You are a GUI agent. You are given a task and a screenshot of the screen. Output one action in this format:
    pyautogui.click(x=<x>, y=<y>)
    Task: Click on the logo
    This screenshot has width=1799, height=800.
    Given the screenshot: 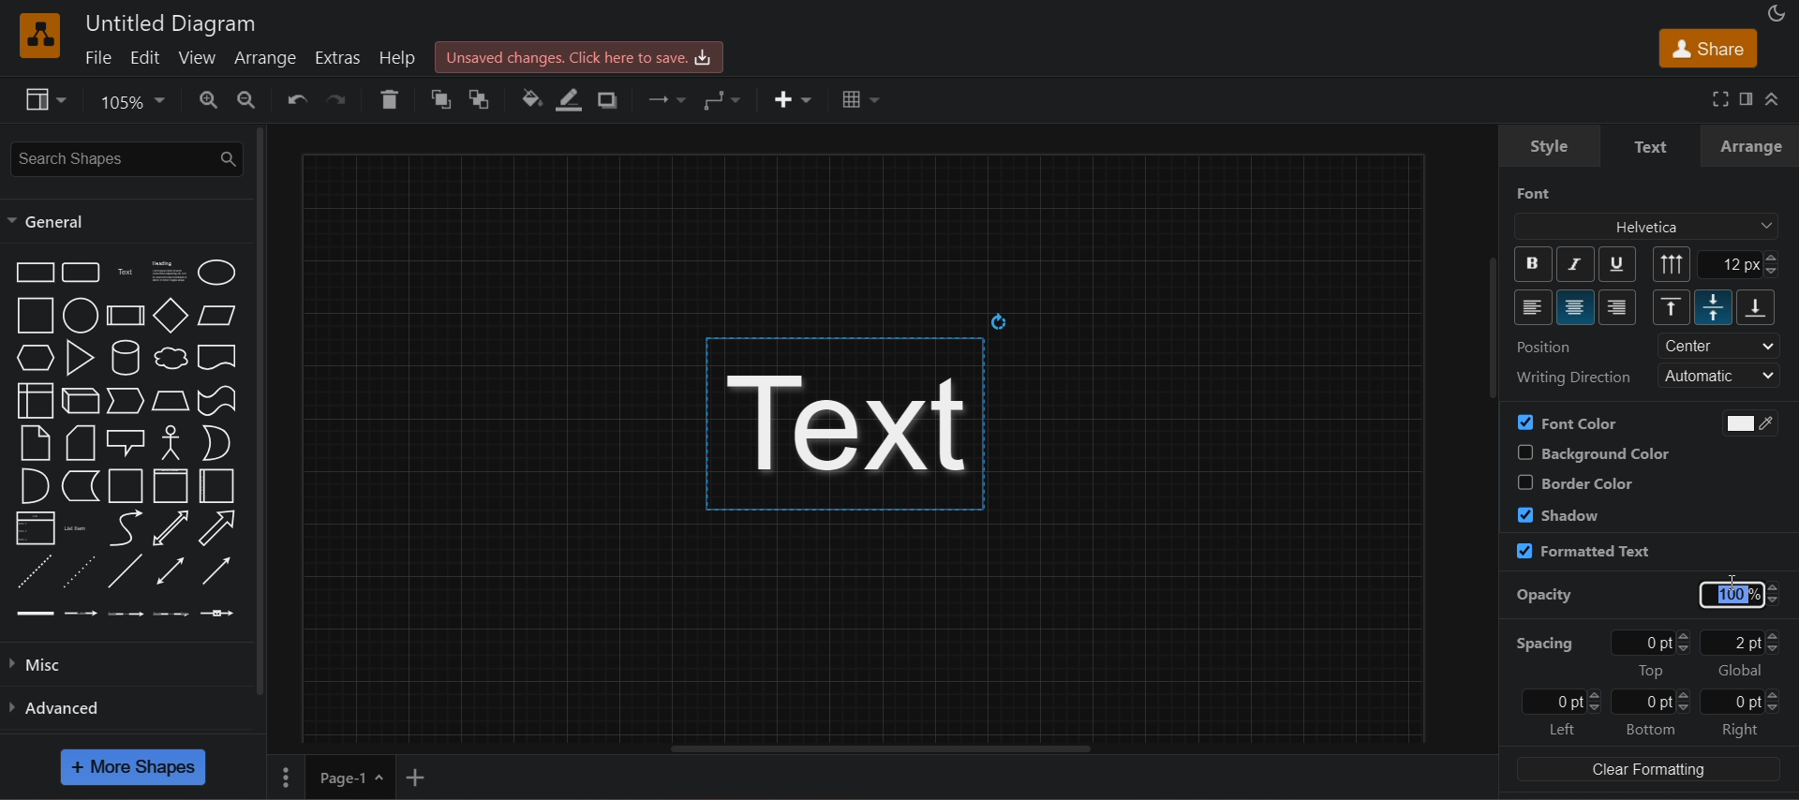 What is the action you would take?
    pyautogui.click(x=41, y=36)
    